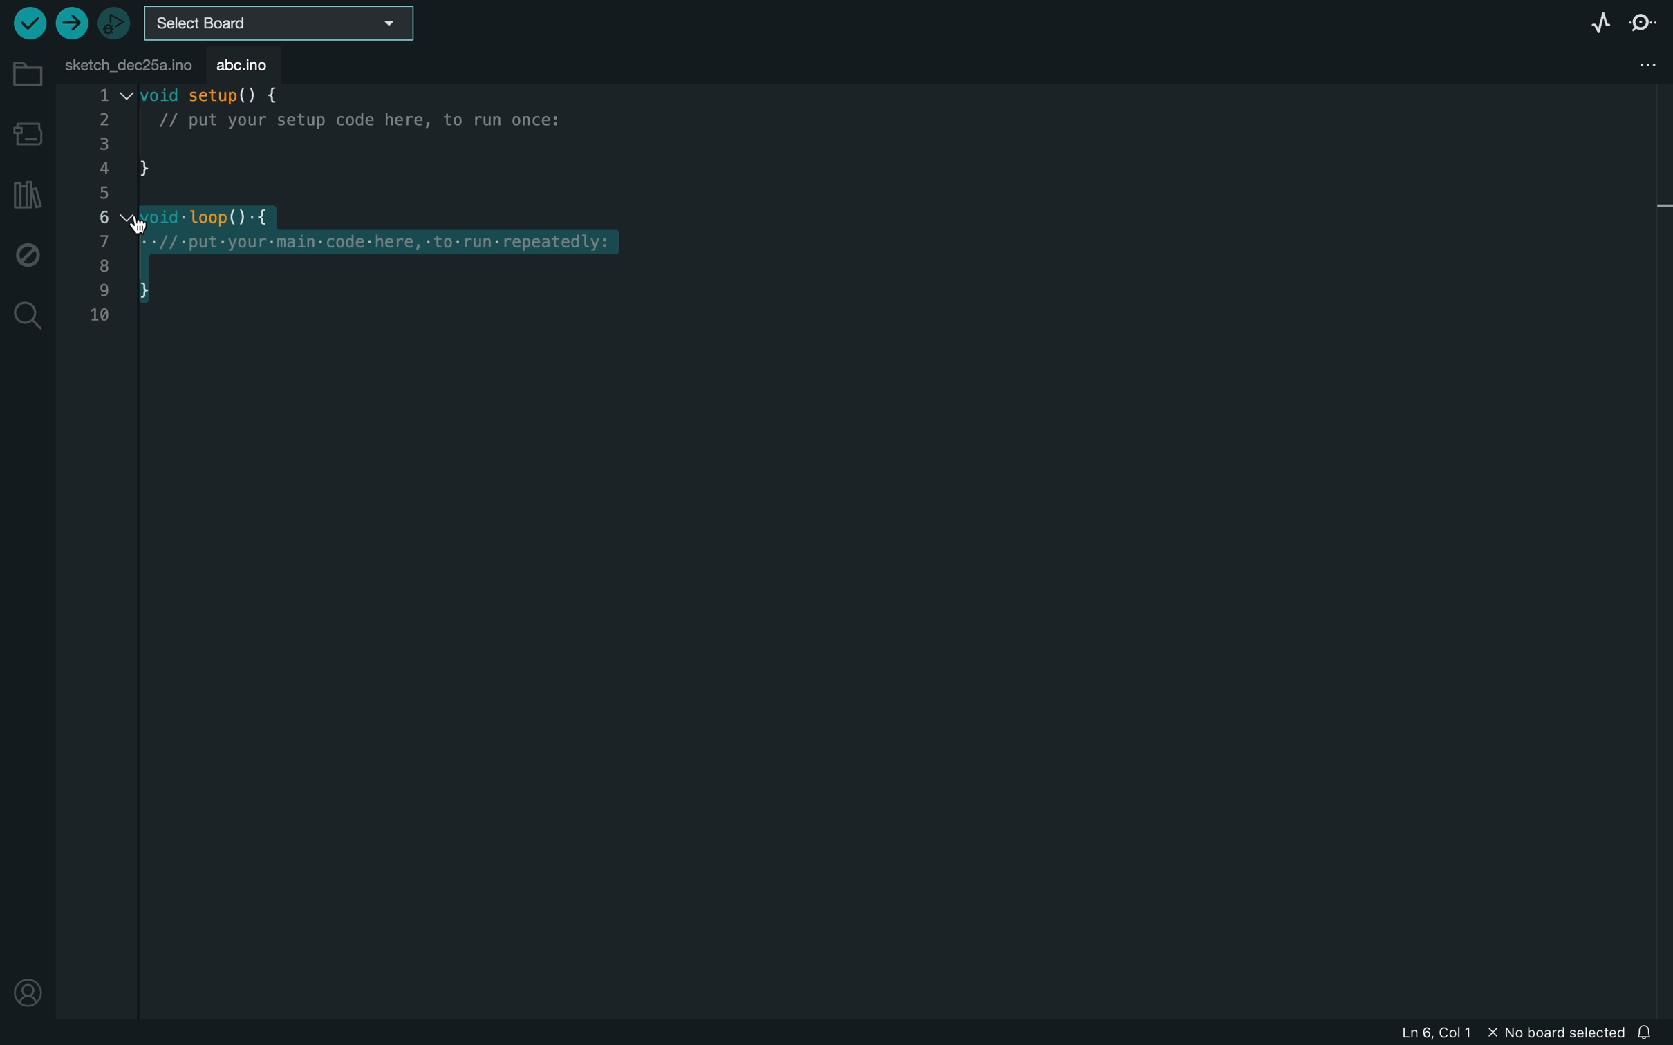 The width and height of the screenshot is (1673, 1045). Describe the element at coordinates (1599, 22) in the screenshot. I see `serial  plotter` at that location.